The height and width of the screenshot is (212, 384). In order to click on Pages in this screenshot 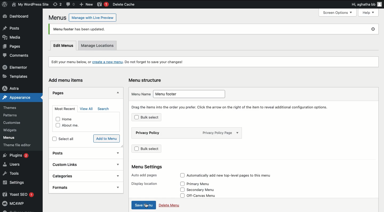, I will do `click(11, 48)`.